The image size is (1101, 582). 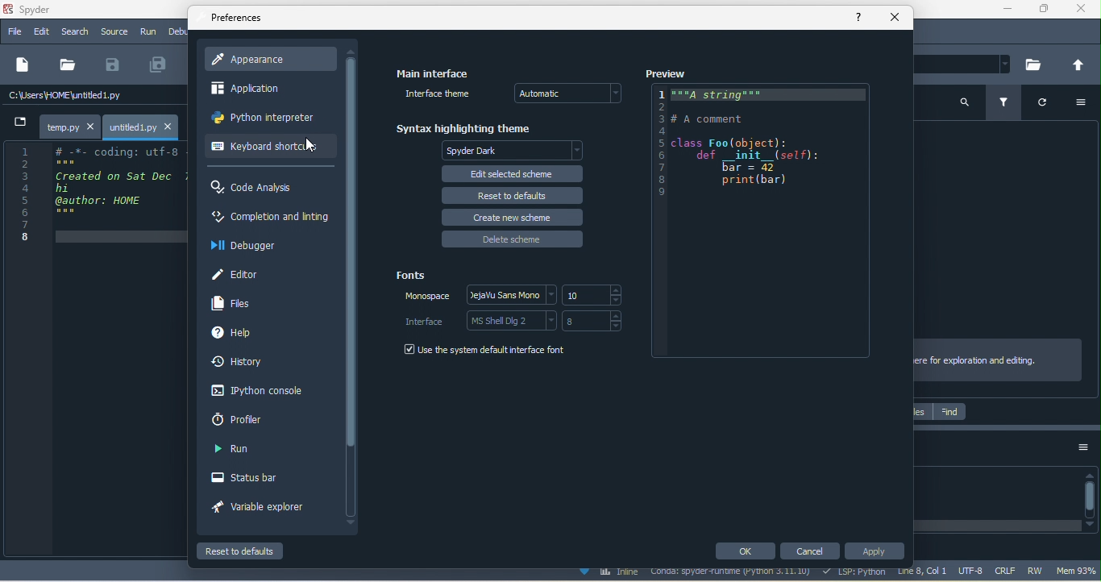 What do you see at coordinates (1037, 570) in the screenshot?
I see `rw` at bounding box center [1037, 570].